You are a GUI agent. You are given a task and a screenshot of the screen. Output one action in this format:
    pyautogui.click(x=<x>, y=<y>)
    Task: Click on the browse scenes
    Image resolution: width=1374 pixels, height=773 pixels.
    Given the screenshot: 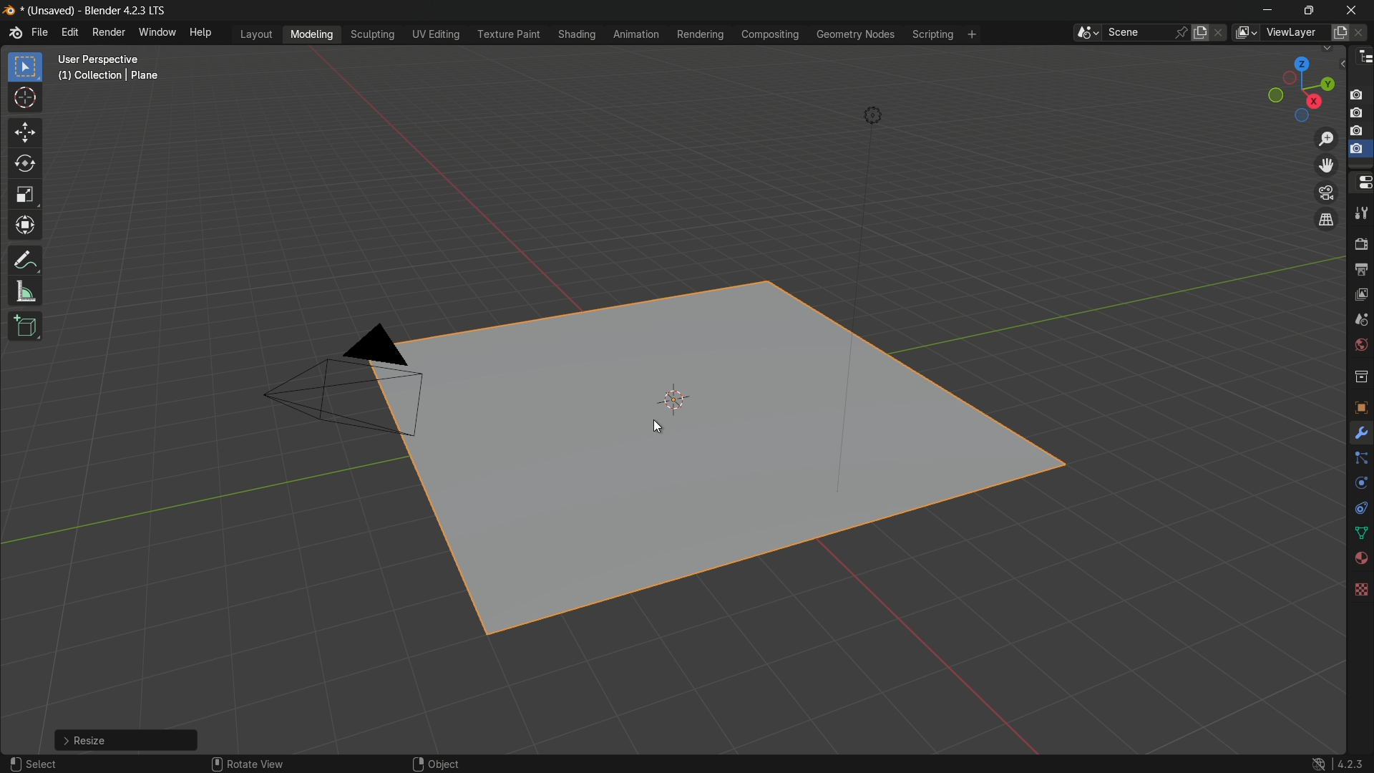 What is the action you would take?
    pyautogui.click(x=1078, y=31)
    